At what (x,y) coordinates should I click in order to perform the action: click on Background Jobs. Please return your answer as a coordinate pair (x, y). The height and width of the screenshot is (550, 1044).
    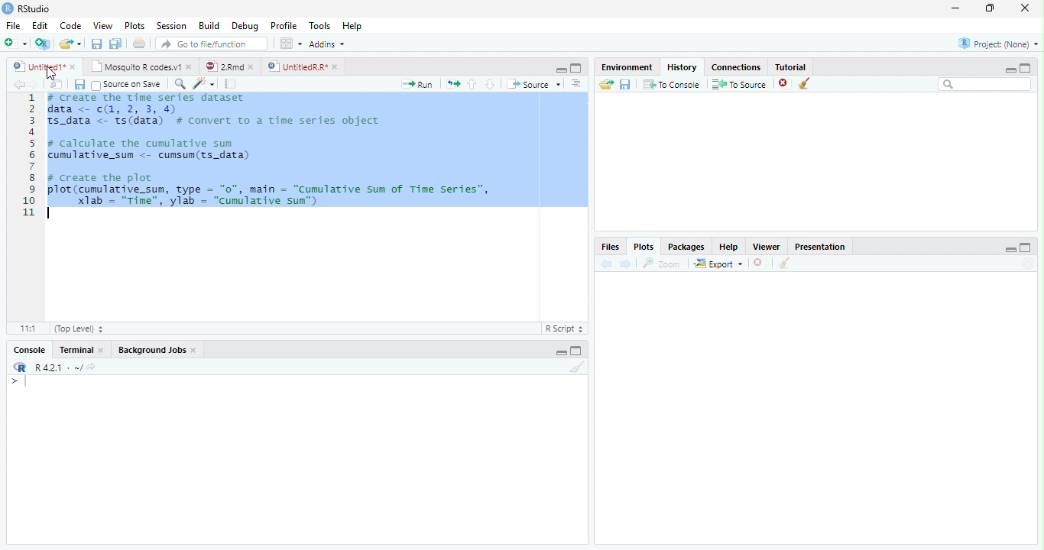
    Looking at the image, I should click on (158, 349).